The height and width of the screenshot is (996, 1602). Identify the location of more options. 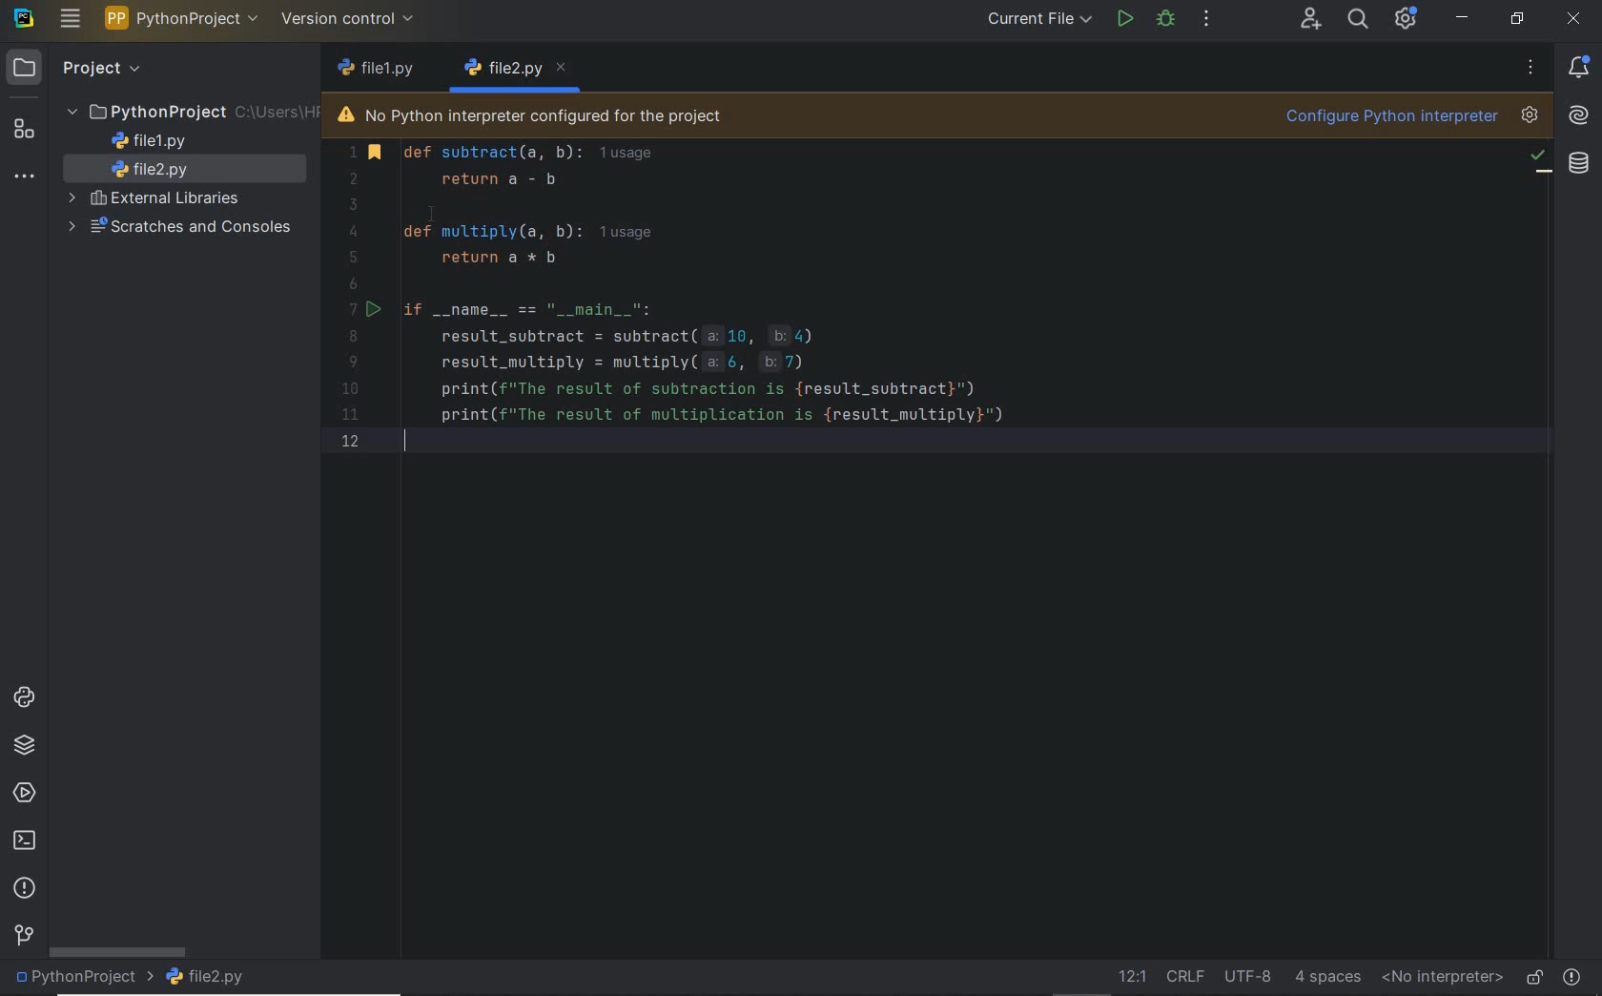
(1529, 67).